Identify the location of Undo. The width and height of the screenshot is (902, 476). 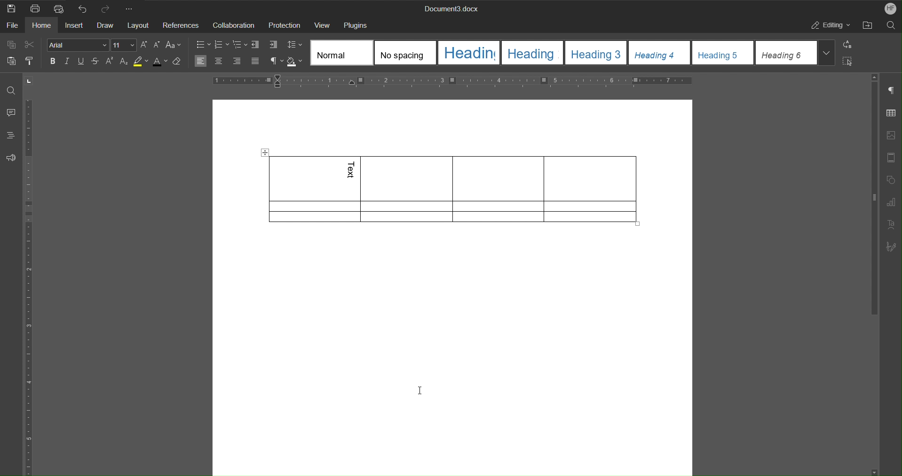
(82, 8).